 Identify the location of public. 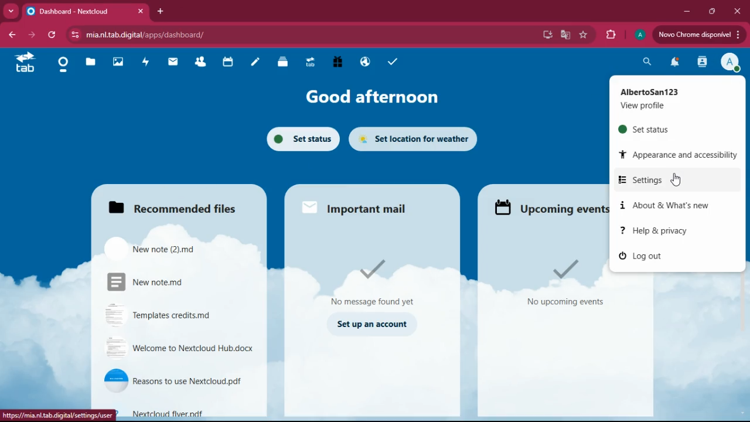
(366, 62).